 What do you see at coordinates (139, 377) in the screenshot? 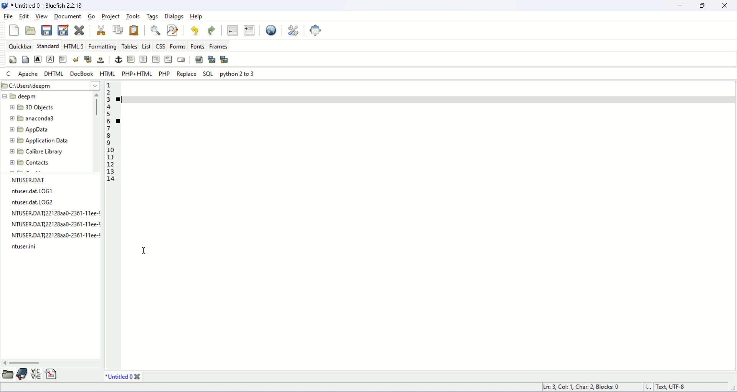
I see `close` at bounding box center [139, 377].